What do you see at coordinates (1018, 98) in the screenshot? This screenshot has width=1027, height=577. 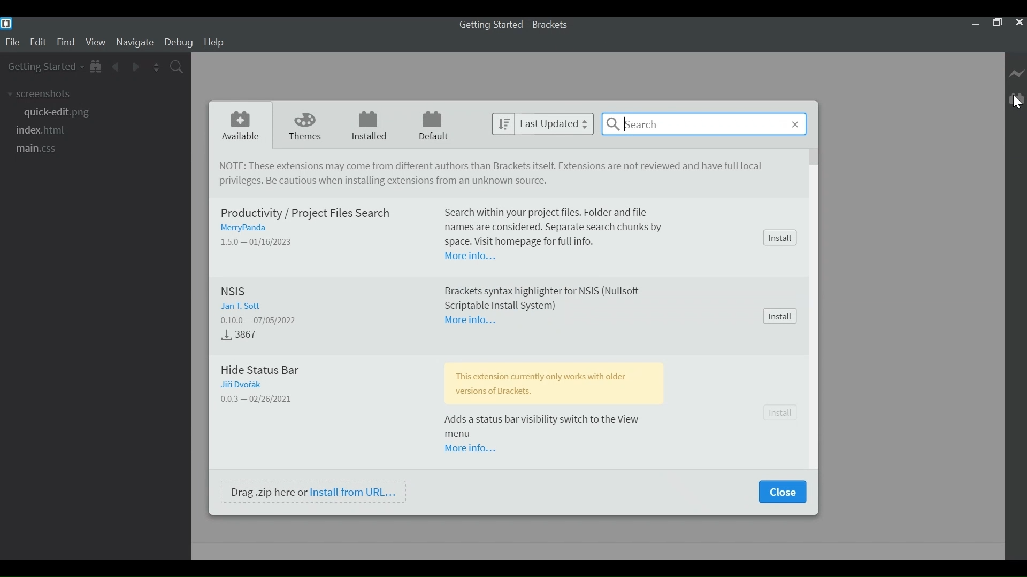 I see `Manage Extensions` at bounding box center [1018, 98].